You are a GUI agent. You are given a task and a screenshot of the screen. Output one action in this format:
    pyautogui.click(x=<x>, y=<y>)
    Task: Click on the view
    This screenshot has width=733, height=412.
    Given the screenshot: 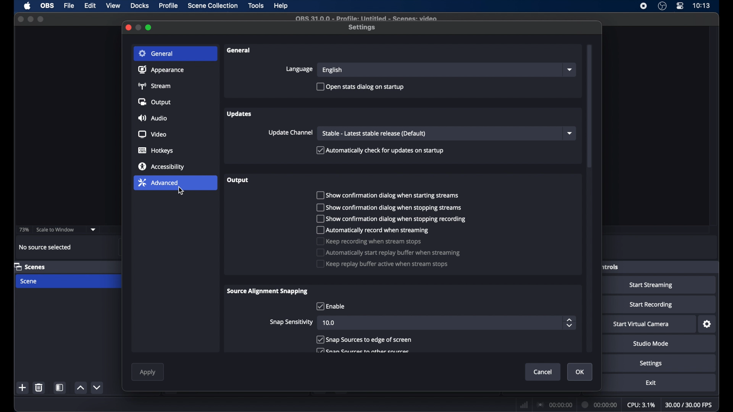 What is the action you would take?
    pyautogui.click(x=114, y=6)
    